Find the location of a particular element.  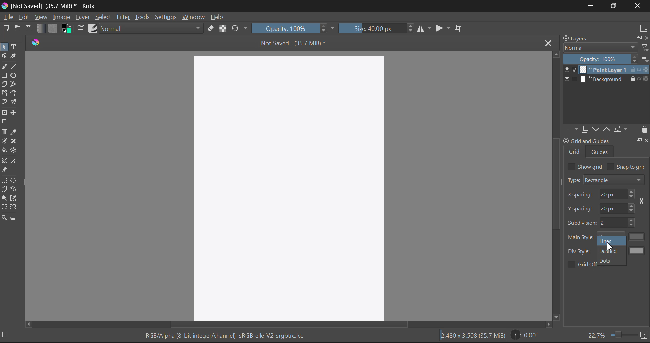

[Not Saved] (35.7 MiB) * is located at coordinates (293, 43).